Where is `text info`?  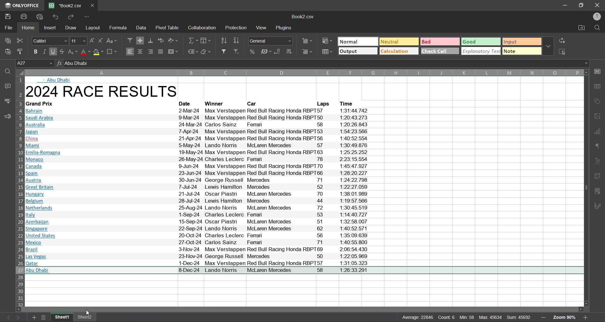 text info is located at coordinates (199, 145).